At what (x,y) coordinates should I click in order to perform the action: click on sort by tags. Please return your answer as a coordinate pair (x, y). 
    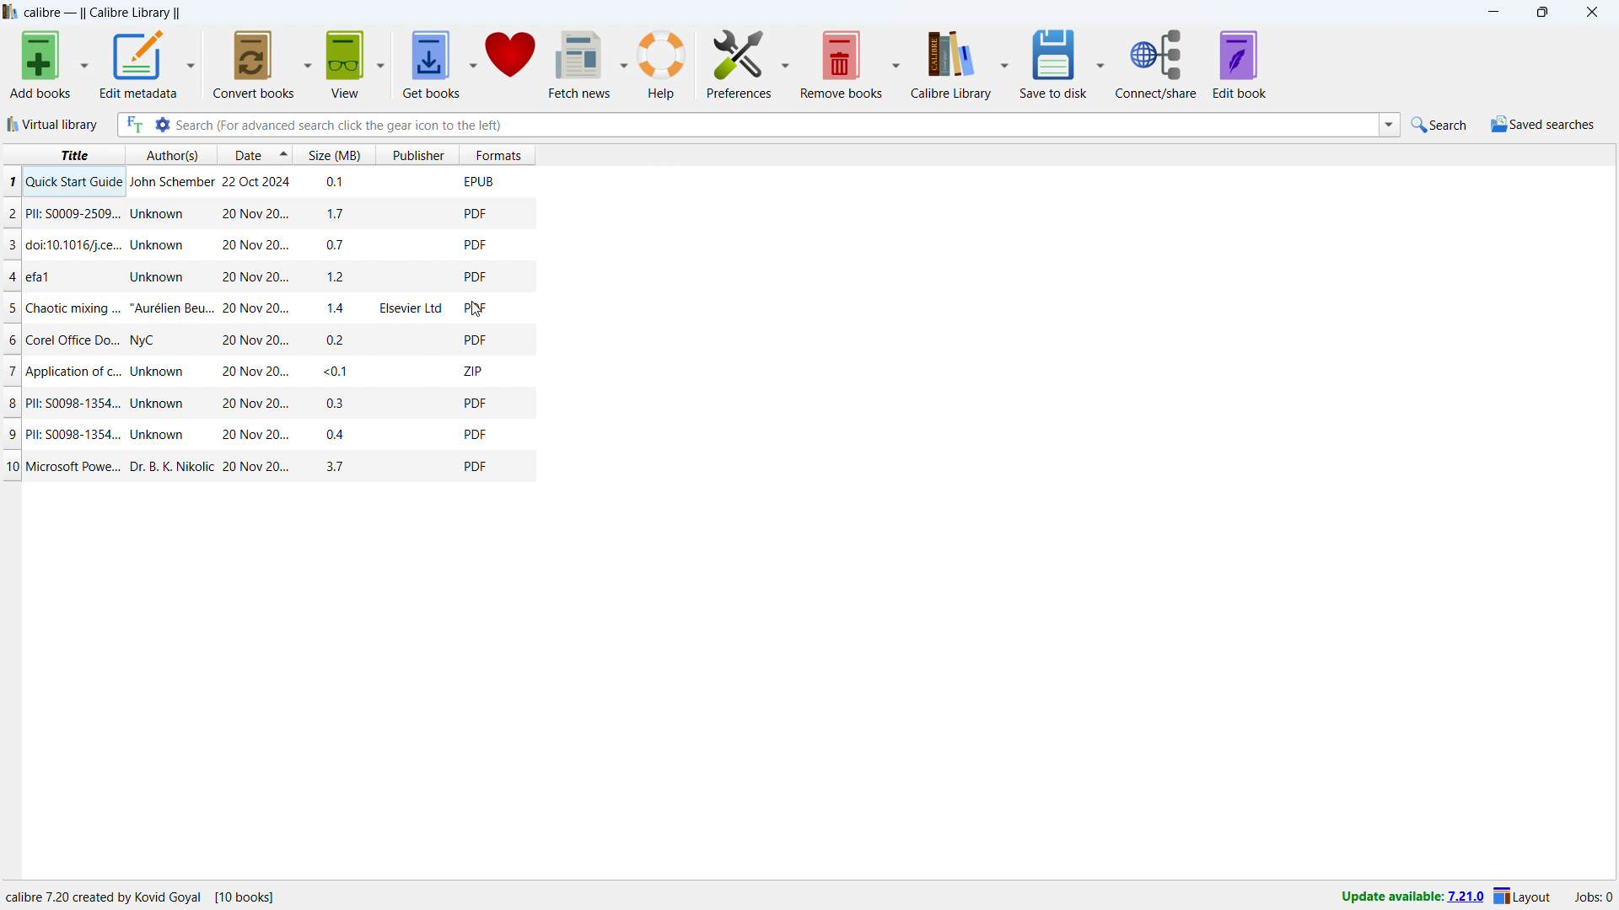
    Looking at the image, I should click on (405, 154).